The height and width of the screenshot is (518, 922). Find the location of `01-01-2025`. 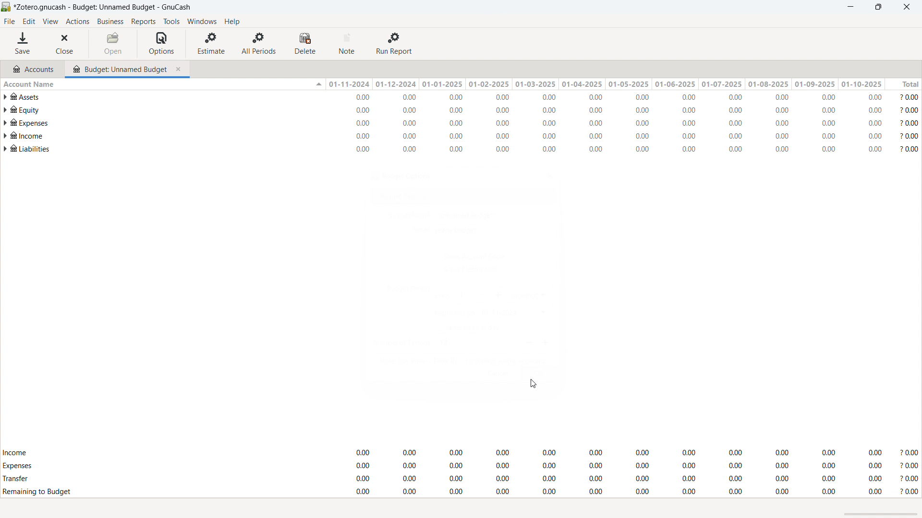

01-01-2025 is located at coordinates (443, 83).